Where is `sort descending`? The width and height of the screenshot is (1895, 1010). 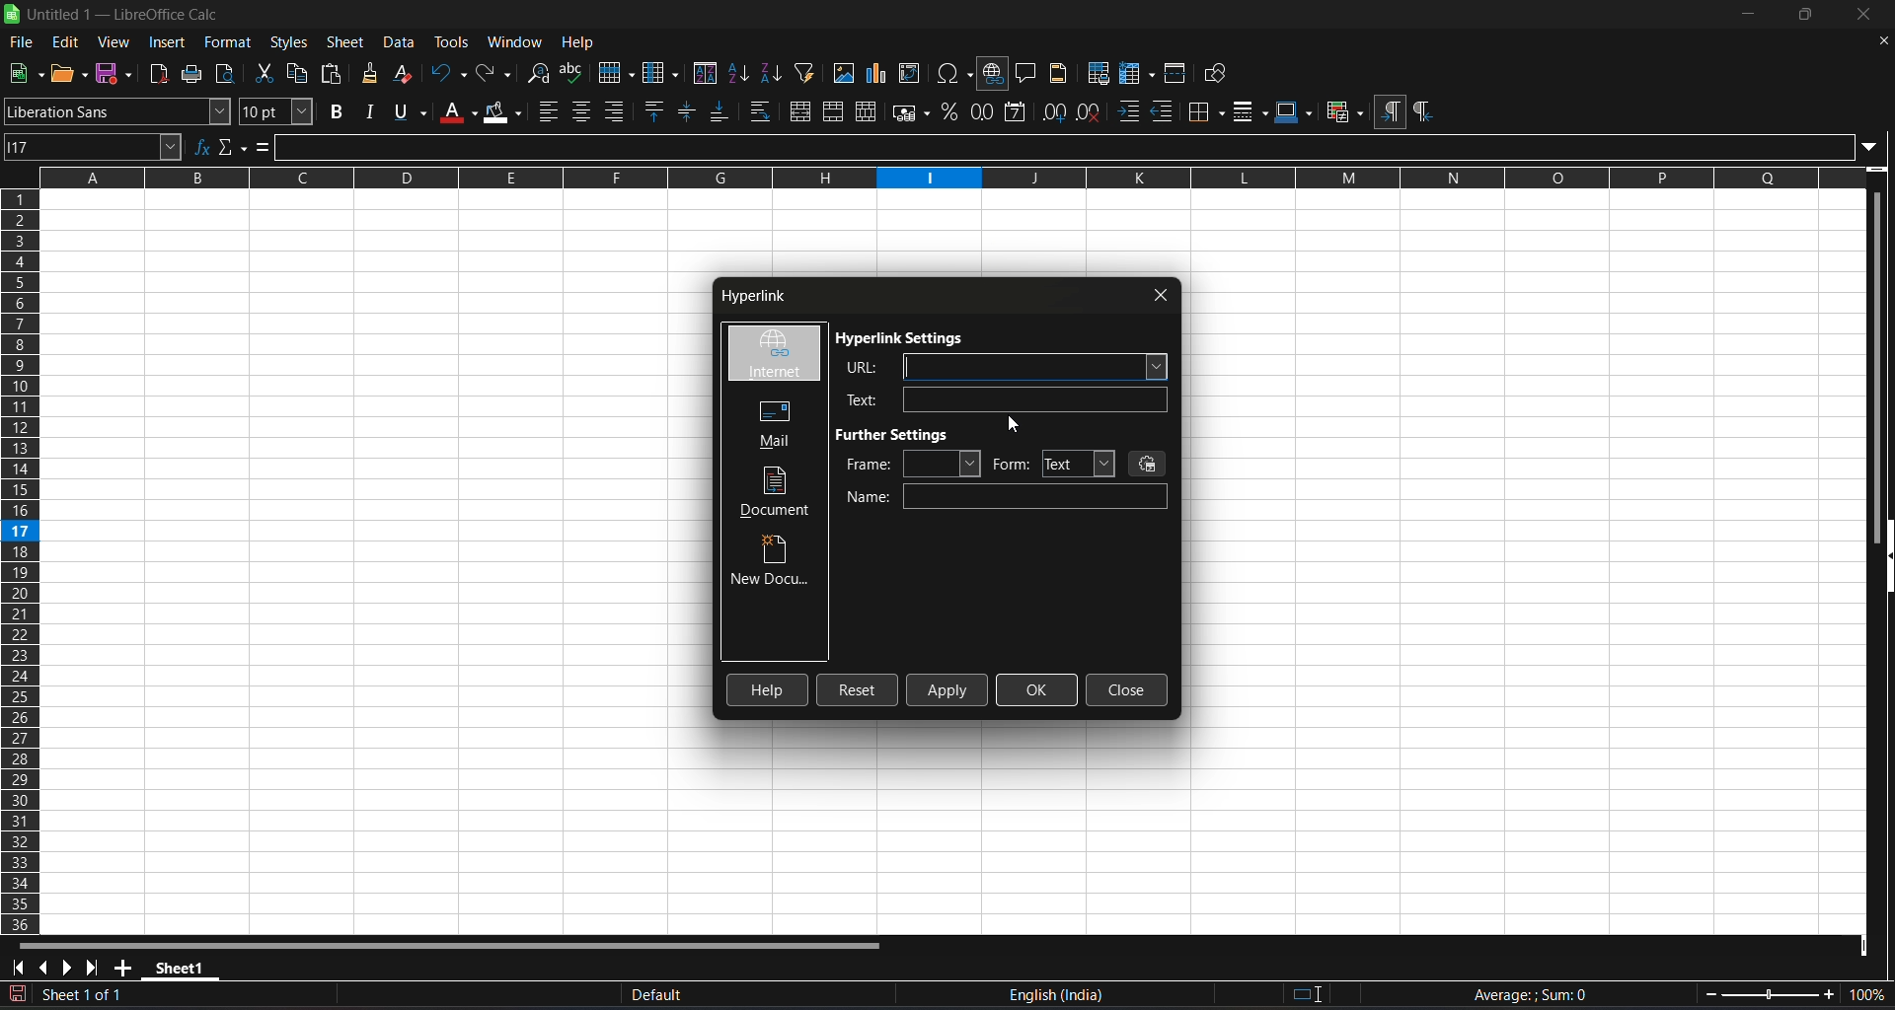
sort descending is located at coordinates (773, 72).